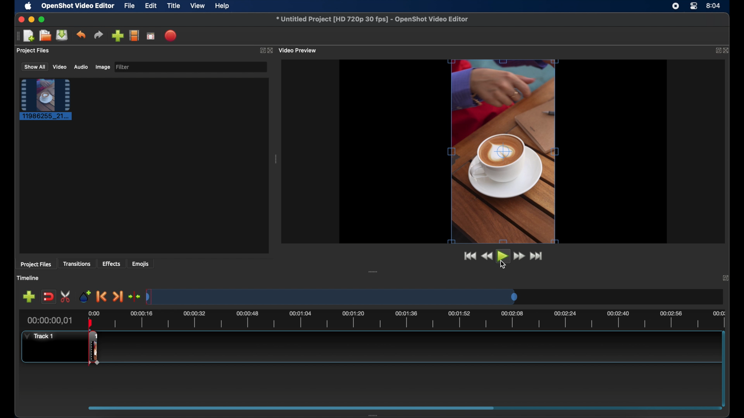 Image resolution: width=744 pixels, height=418 pixels. I want to click on audio, so click(81, 67).